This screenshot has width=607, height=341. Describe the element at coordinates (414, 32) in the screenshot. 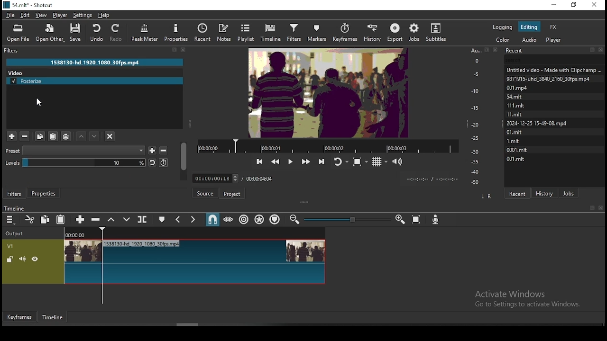

I see `jobs` at that location.